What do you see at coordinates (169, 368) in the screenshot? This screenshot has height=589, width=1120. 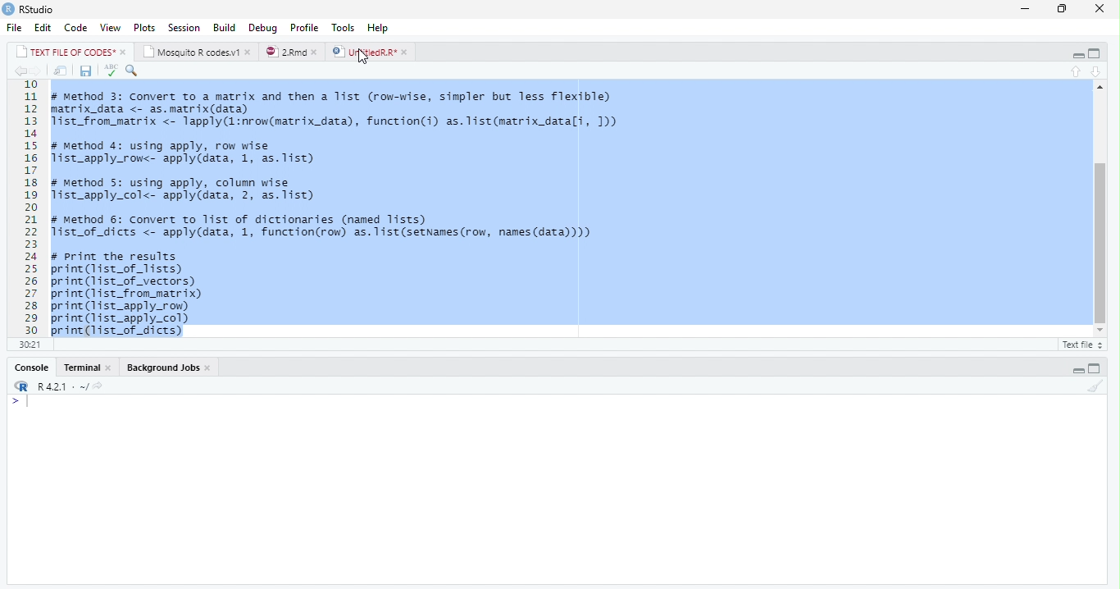 I see `Background Jobs` at bounding box center [169, 368].